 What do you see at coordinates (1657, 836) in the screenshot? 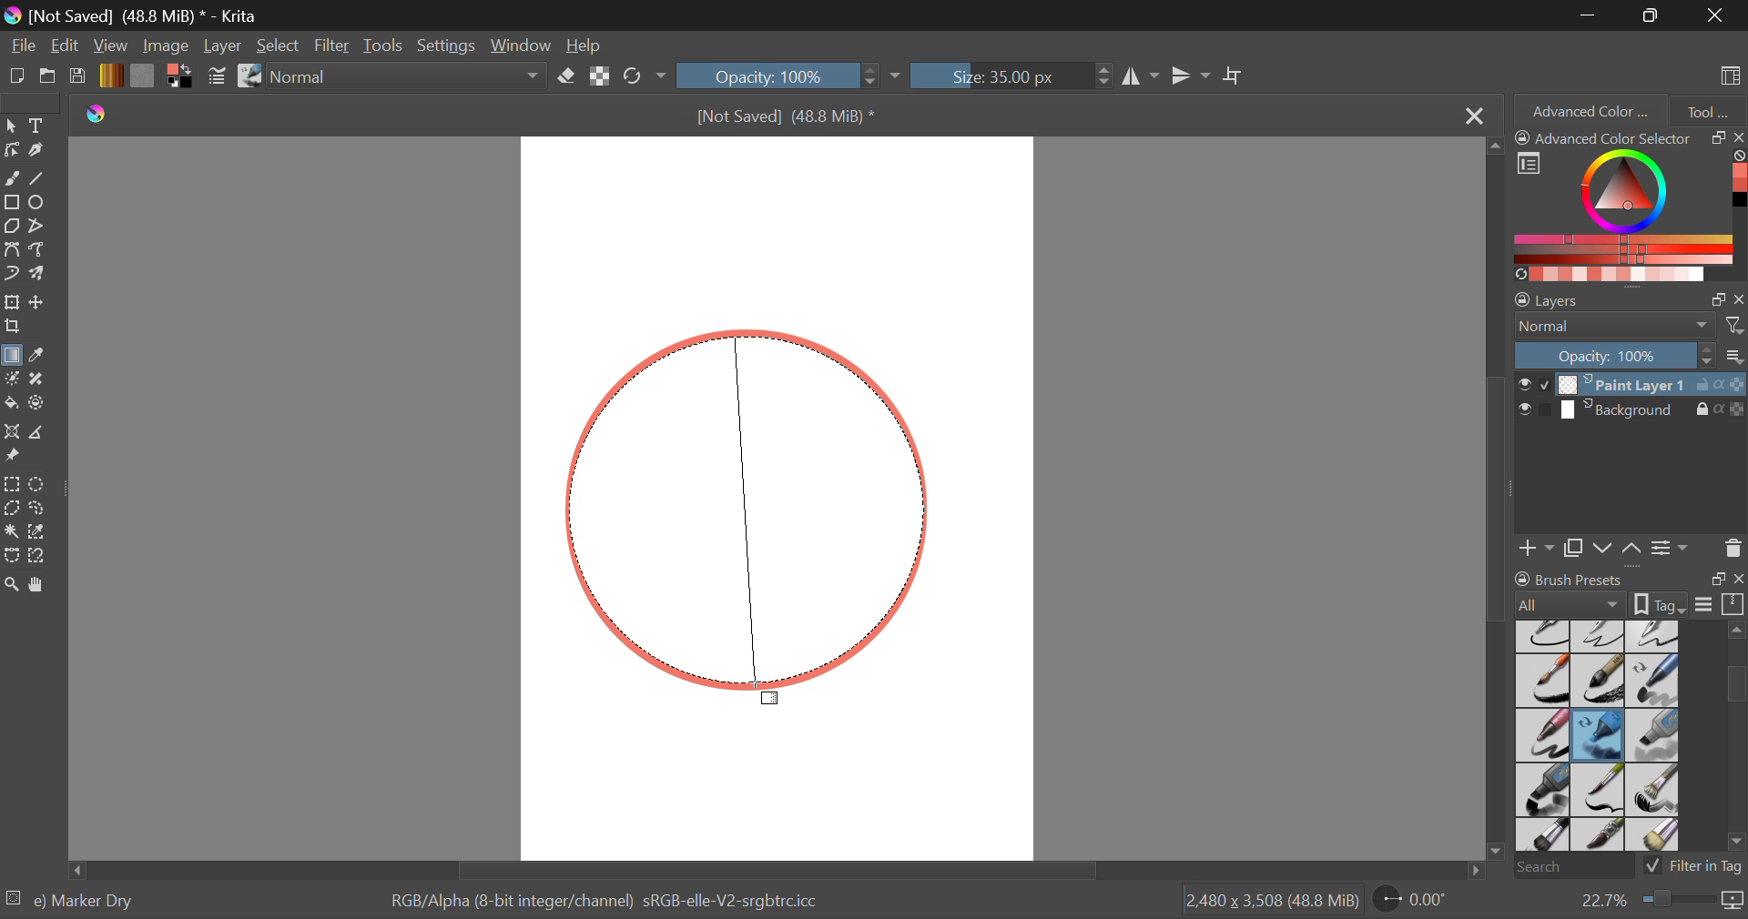
I see `Birstles-5 Plain` at bounding box center [1657, 836].